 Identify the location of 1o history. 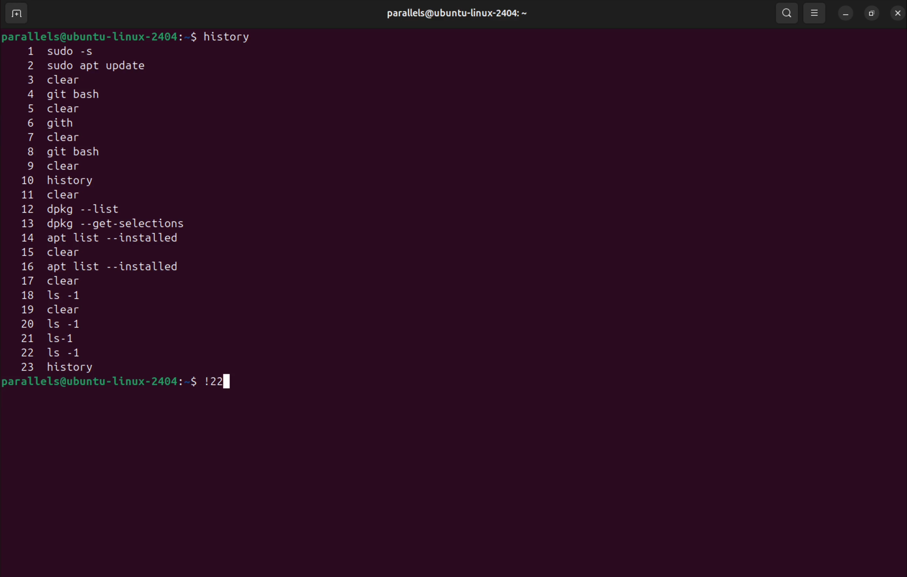
(71, 182).